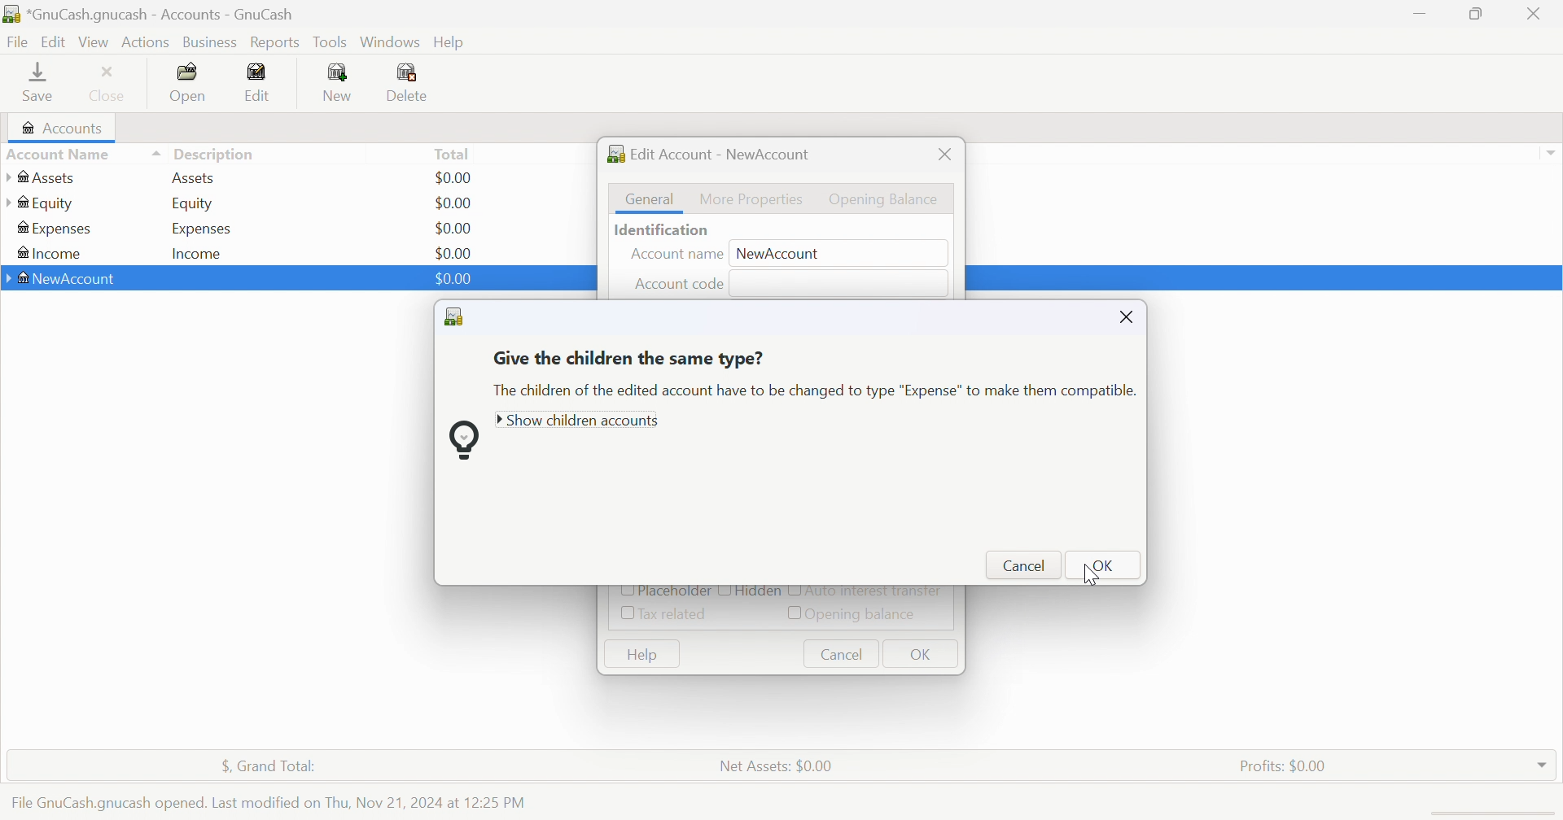  I want to click on Total, so click(453, 153).